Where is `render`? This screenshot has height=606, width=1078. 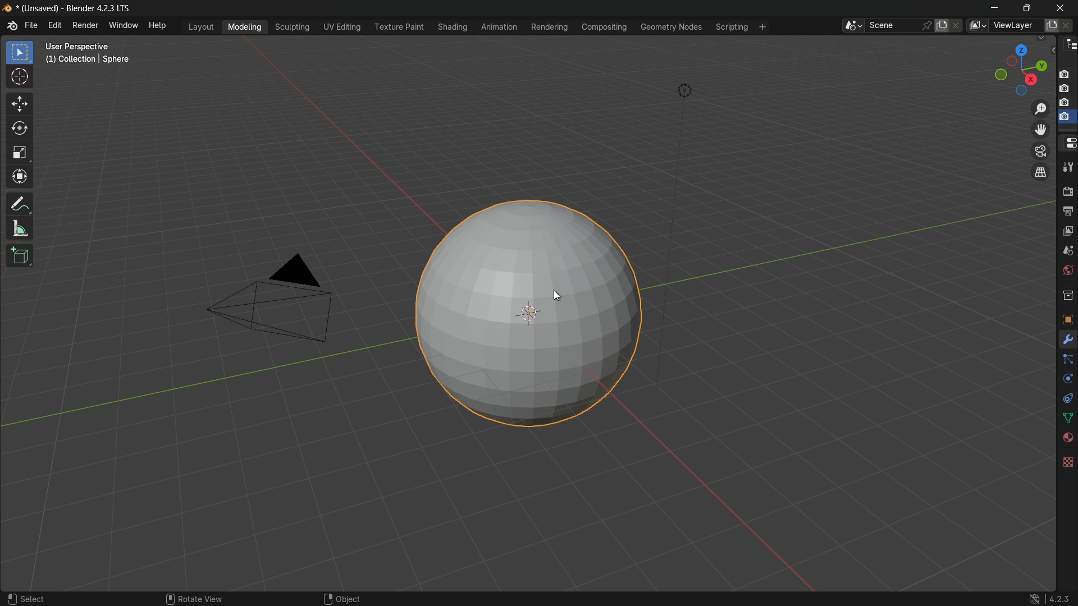
render is located at coordinates (1067, 192).